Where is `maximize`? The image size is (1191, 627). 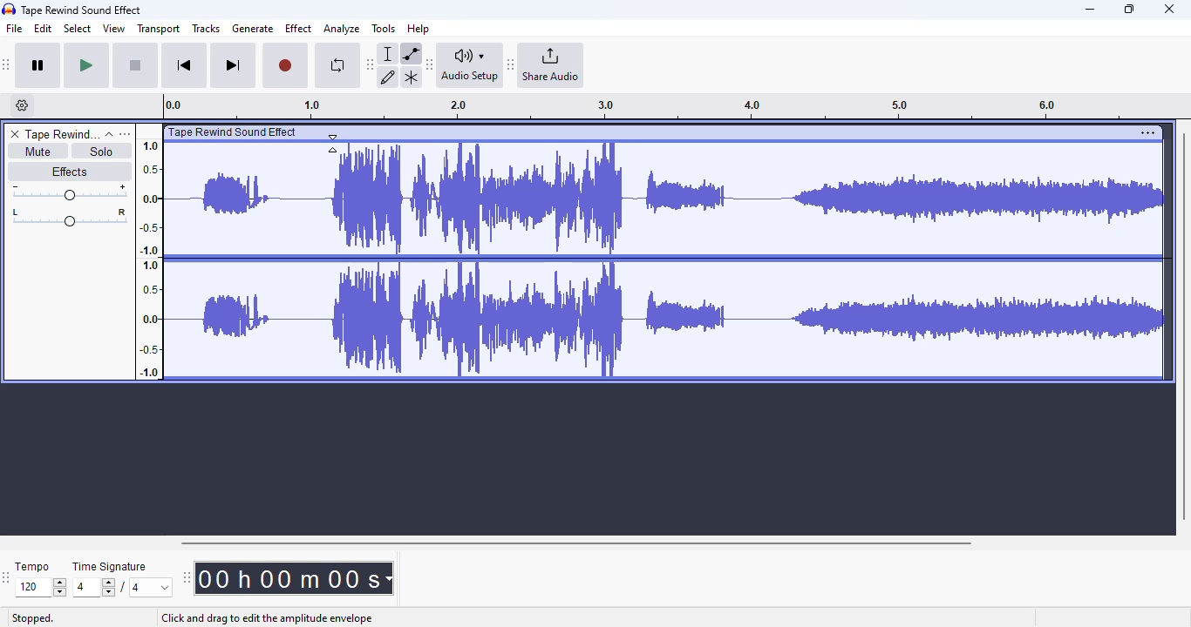 maximize is located at coordinates (1129, 9).